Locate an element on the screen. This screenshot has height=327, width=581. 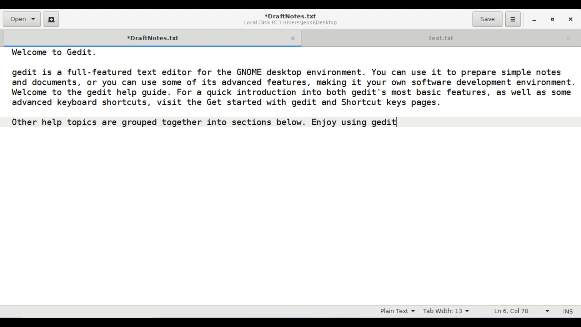
Welcome to Gedit. is located at coordinates (54, 53).